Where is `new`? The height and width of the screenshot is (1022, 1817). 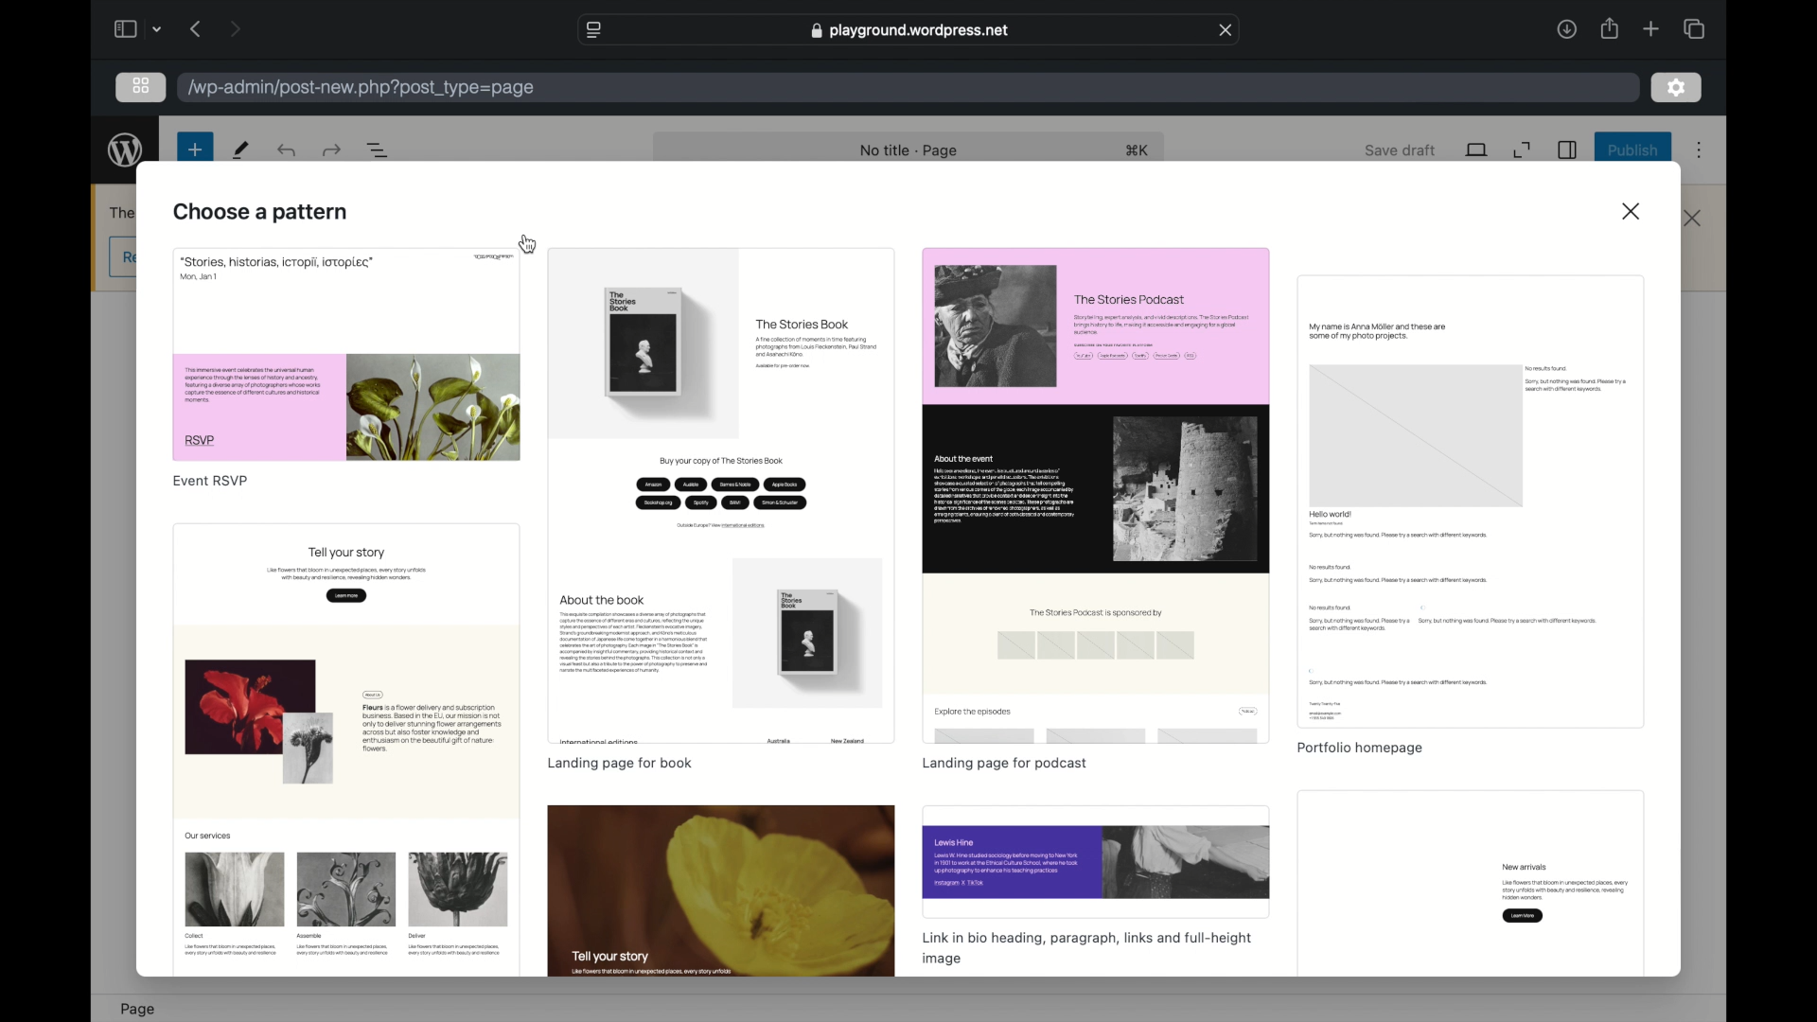 new is located at coordinates (195, 150).